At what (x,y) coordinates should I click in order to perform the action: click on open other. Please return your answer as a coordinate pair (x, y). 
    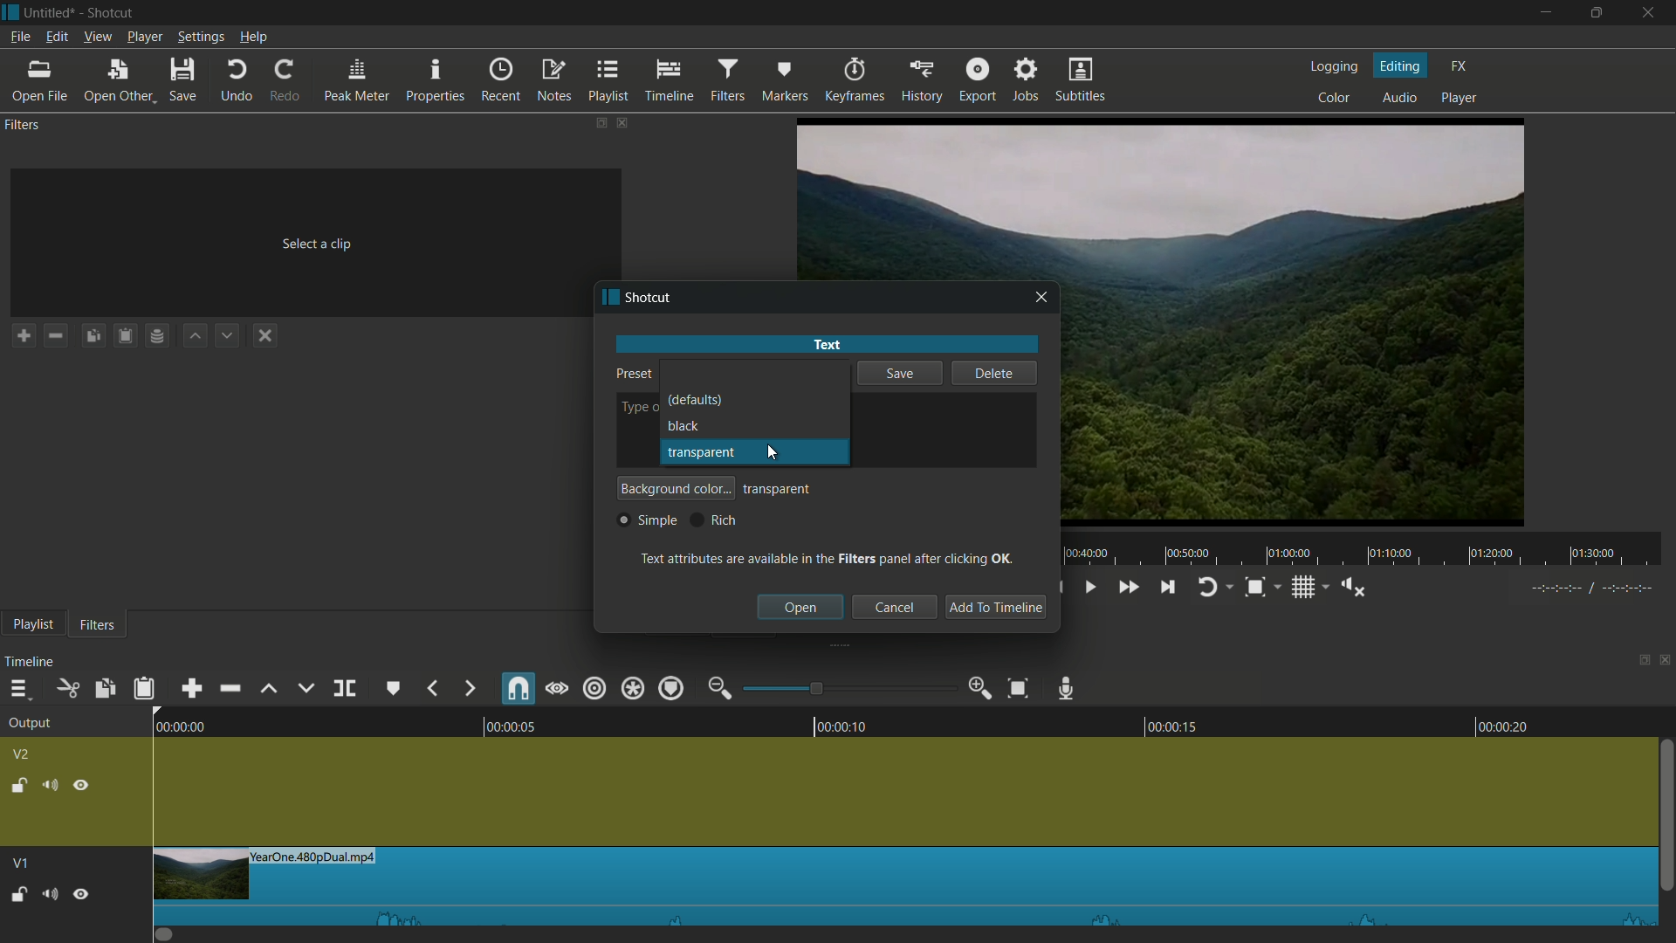
    Looking at the image, I should click on (120, 81).